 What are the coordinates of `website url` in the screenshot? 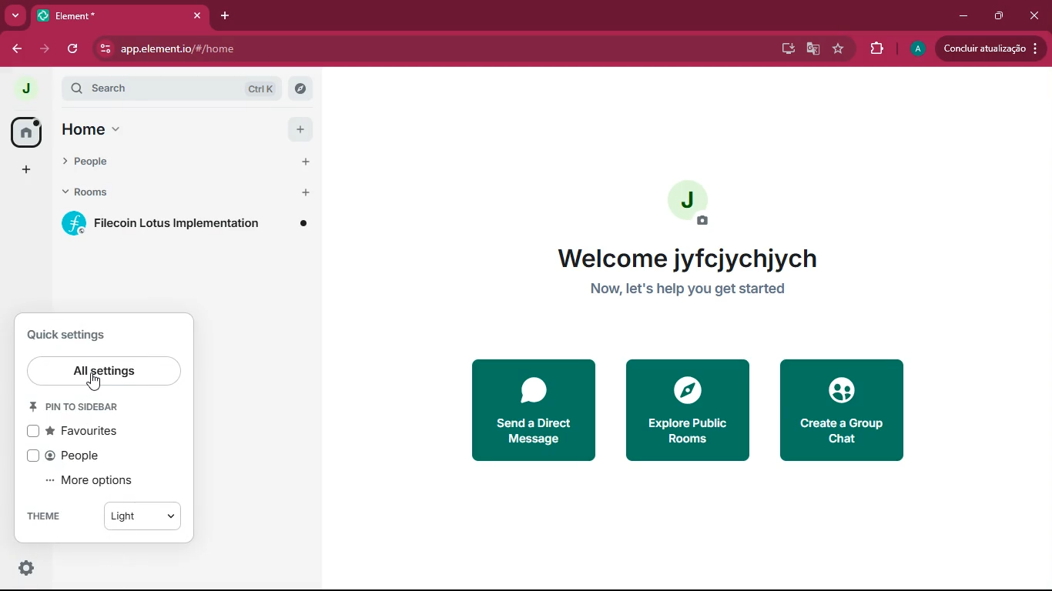 It's located at (260, 50).